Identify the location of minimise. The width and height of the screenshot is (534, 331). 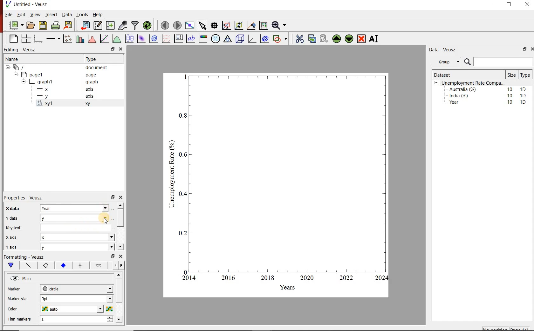
(524, 49).